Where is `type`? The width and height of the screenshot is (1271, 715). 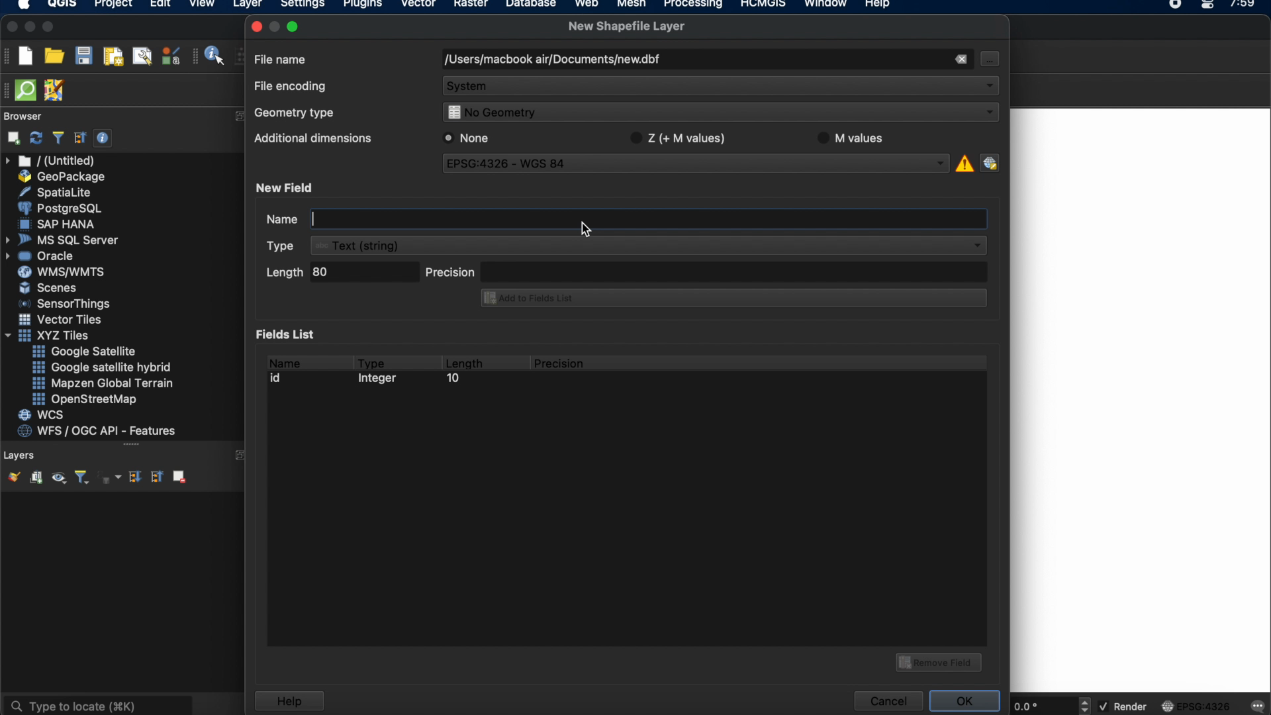
type is located at coordinates (372, 361).